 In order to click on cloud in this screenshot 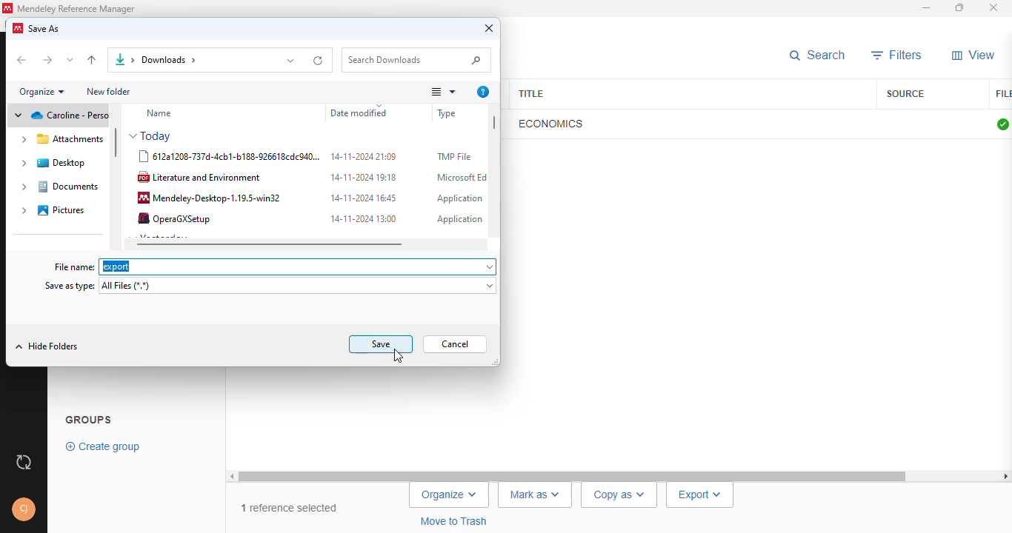, I will do `click(59, 115)`.